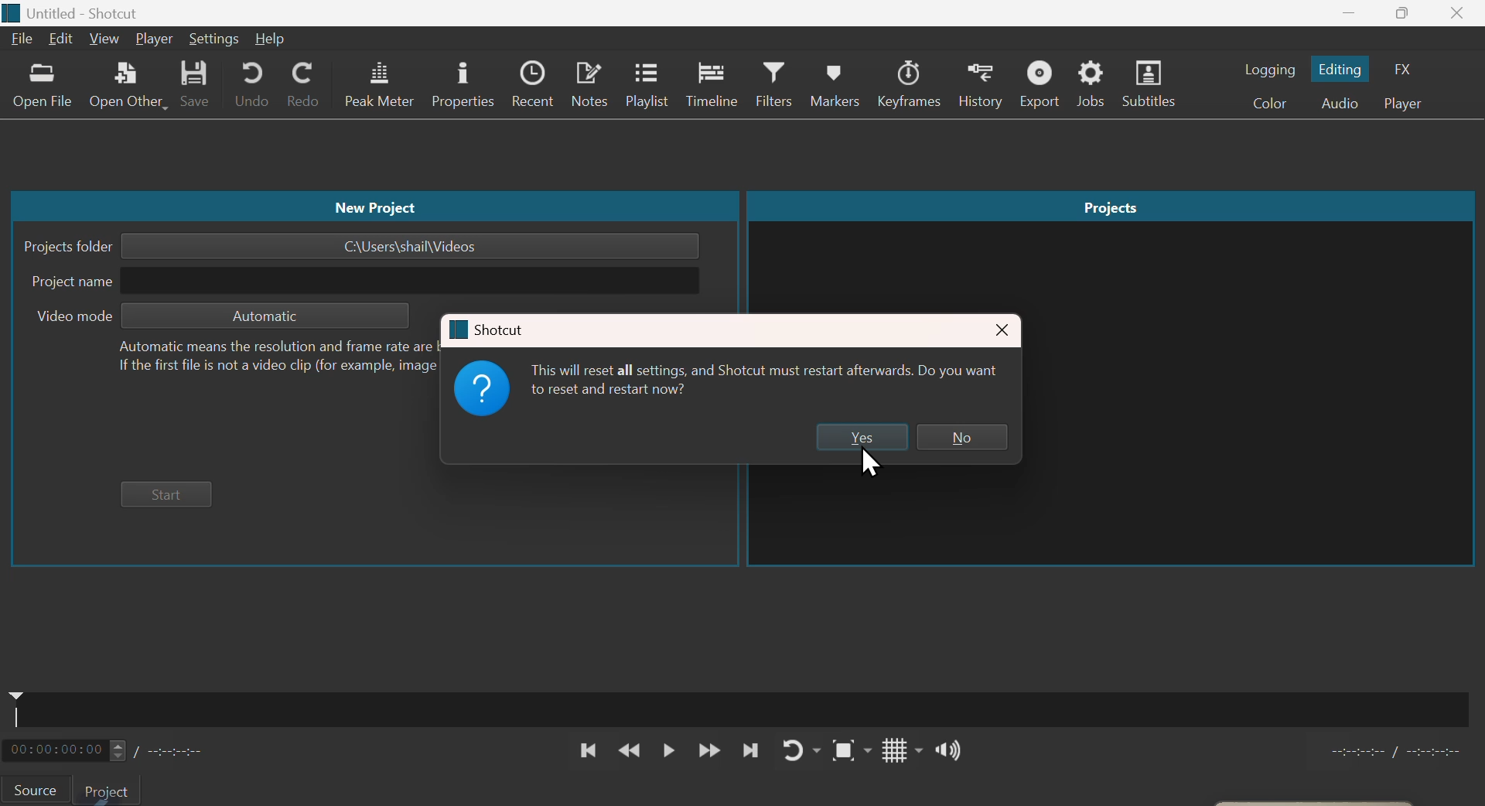 This screenshot has width=1485, height=806. Describe the element at coordinates (999, 330) in the screenshot. I see `close` at that location.